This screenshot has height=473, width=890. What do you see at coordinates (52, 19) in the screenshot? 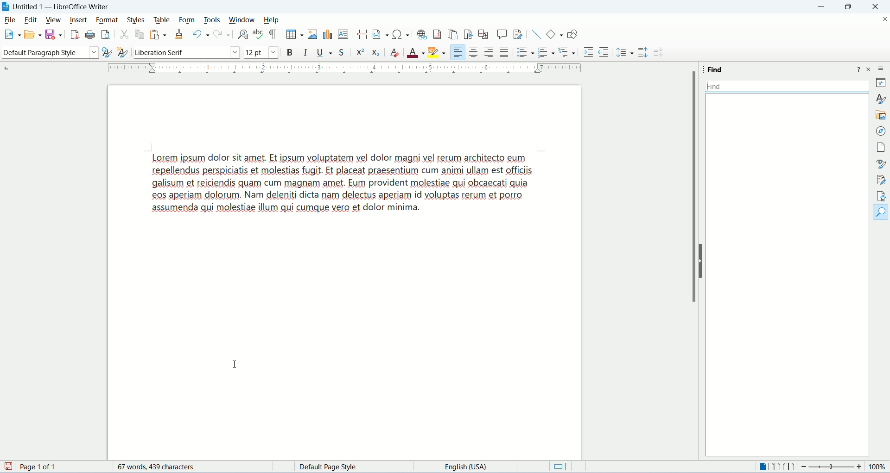
I see `view` at bounding box center [52, 19].